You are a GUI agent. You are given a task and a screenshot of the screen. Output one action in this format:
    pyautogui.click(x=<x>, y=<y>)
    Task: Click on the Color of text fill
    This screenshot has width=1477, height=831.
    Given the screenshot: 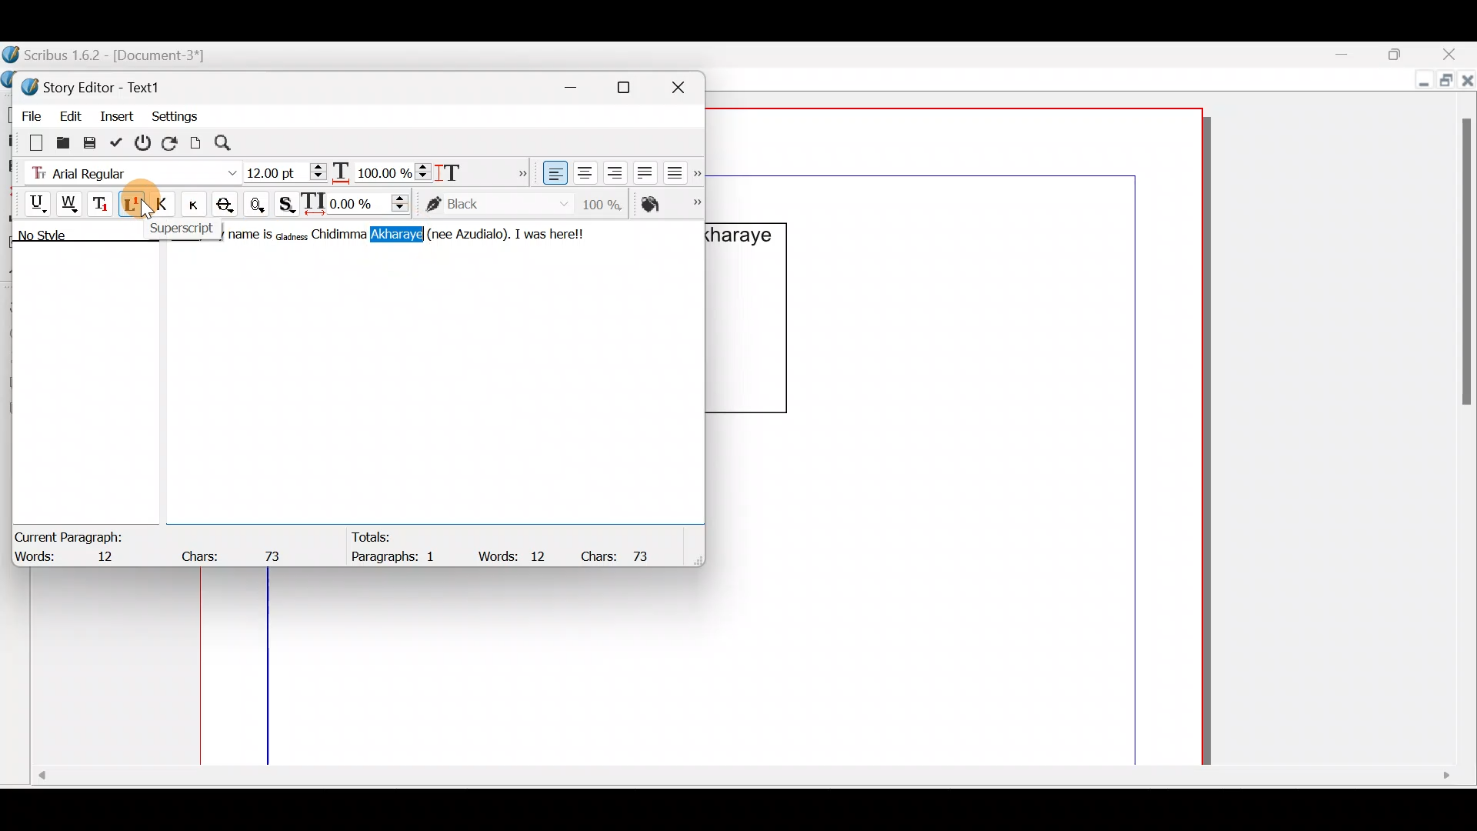 What is the action you would take?
    pyautogui.click(x=669, y=204)
    